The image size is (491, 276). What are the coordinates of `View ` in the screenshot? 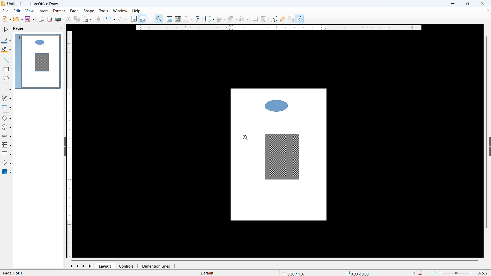 It's located at (30, 11).